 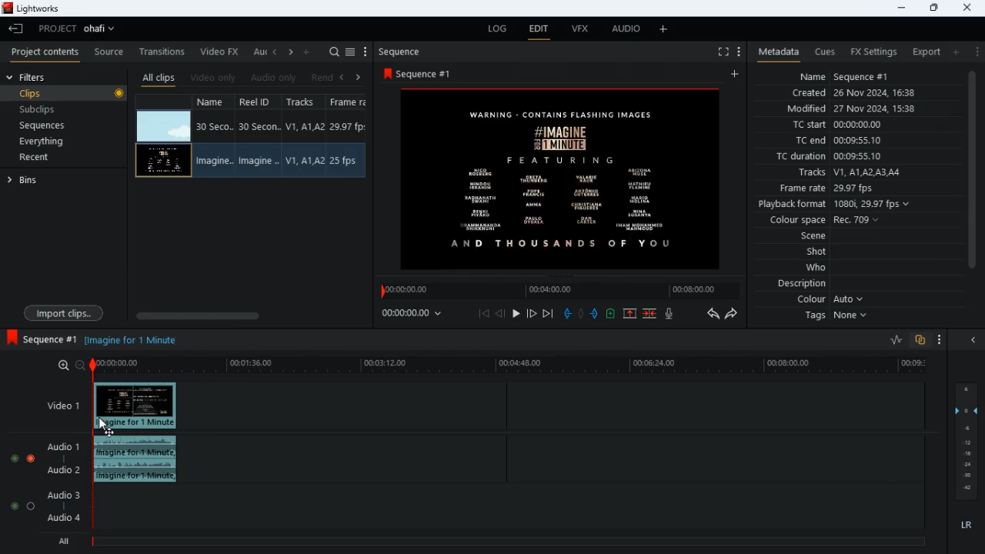 What do you see at coordinates (66, 312) in the screenshot?
I see `import clips` at bounding box center [66, 312].